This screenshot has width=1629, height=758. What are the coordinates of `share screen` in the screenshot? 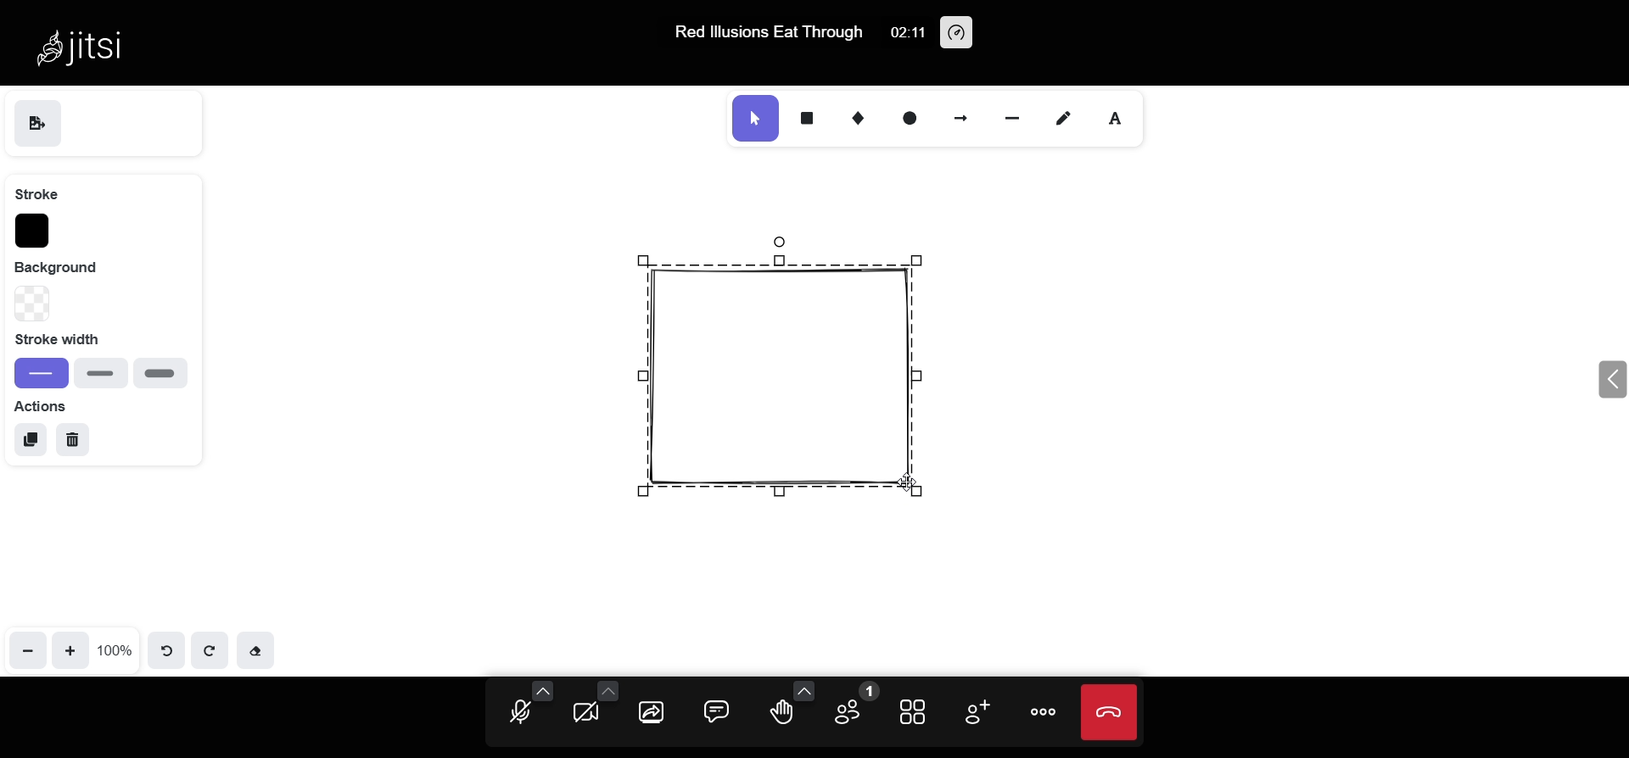 It's located at (653, 712).